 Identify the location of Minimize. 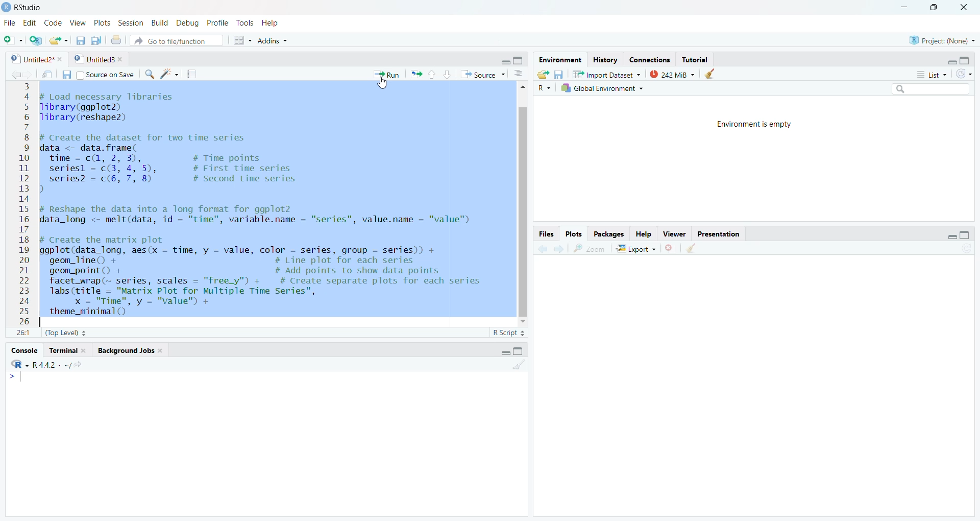
(904, 7).